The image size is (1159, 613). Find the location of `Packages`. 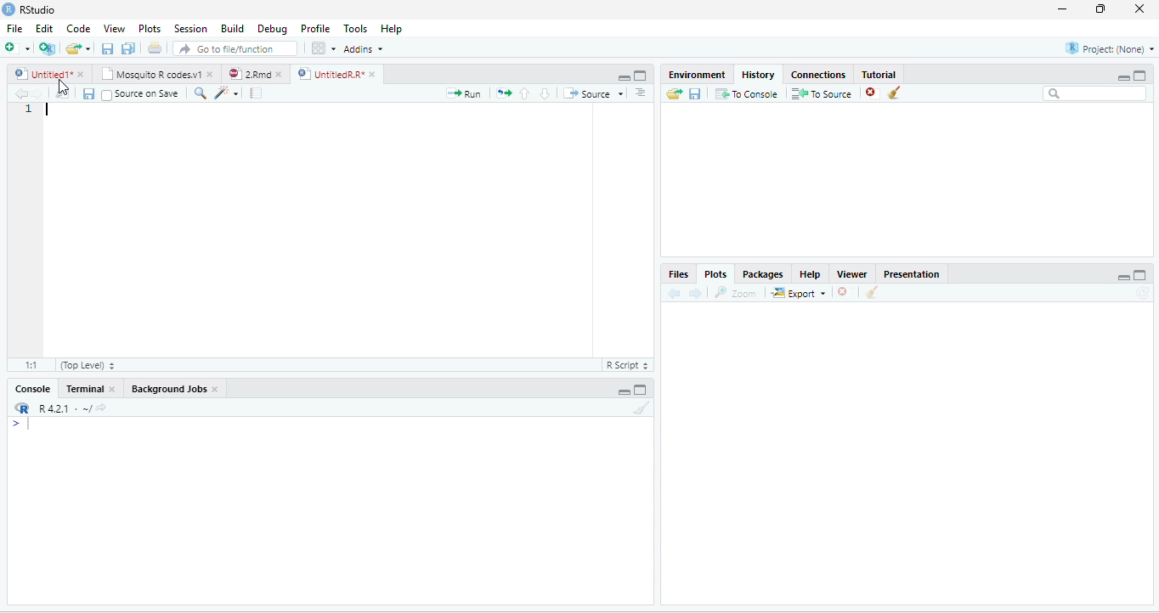

Packages is located at coordinates (761, 273).